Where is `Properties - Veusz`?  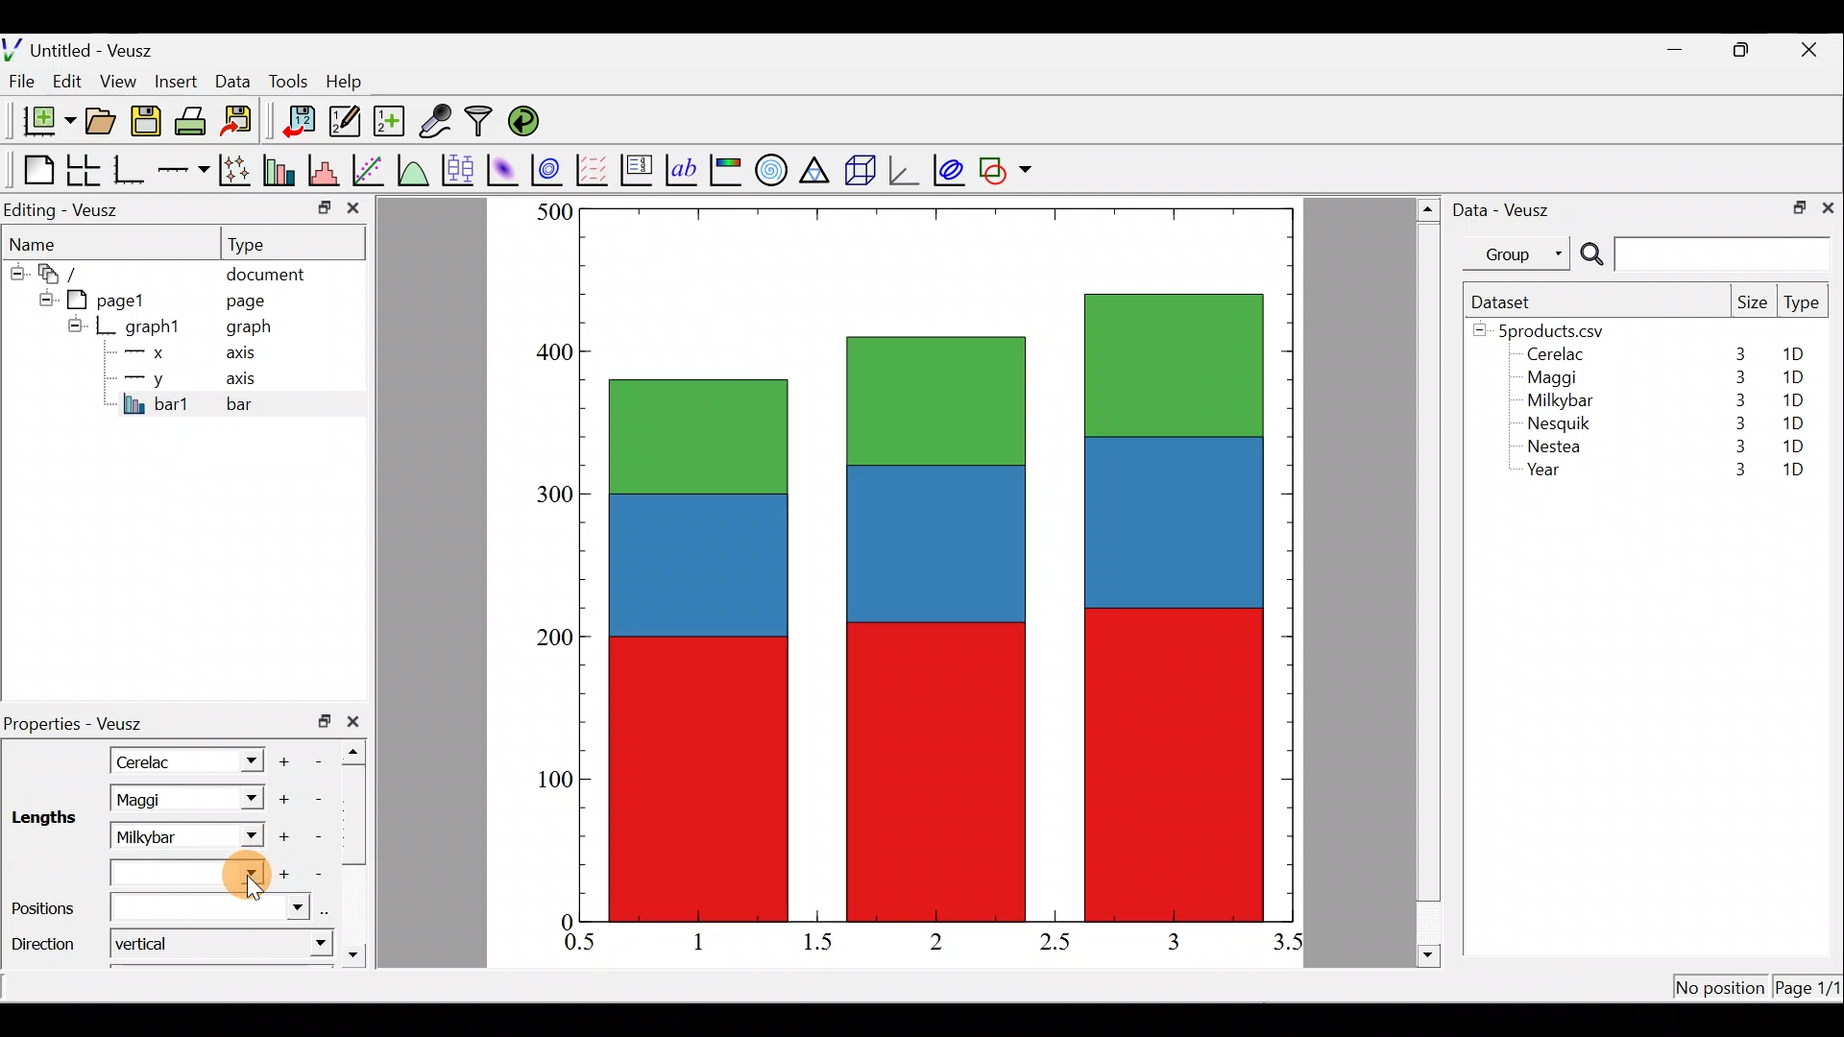 Properties - Veusz is located at coordinates (82, 724).